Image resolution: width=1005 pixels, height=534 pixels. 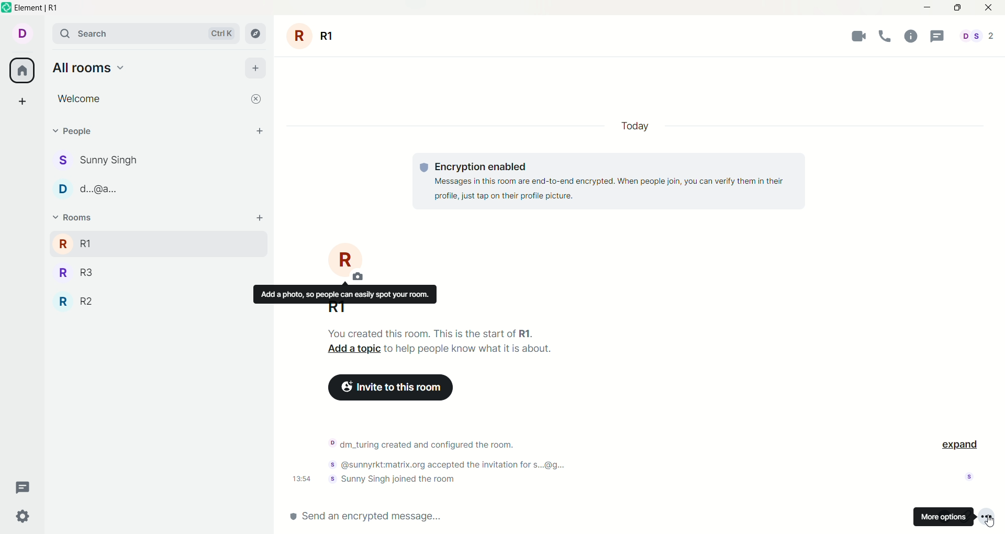 What do you see at coordinates (977, 36) in the screenshot?
I see `All people involved` at bounding box center [977, 36].